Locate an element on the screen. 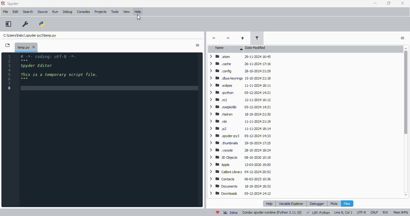  > MW cache 26-11-2024 17:16 is located at coordinates (239, 63).